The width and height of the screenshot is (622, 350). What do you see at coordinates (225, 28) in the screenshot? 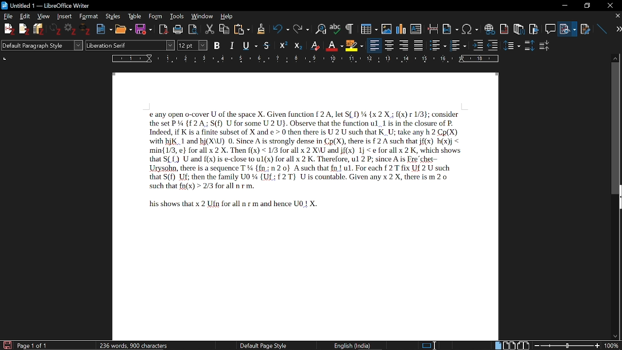
I see `Copy` at bounding box center [225, 28].